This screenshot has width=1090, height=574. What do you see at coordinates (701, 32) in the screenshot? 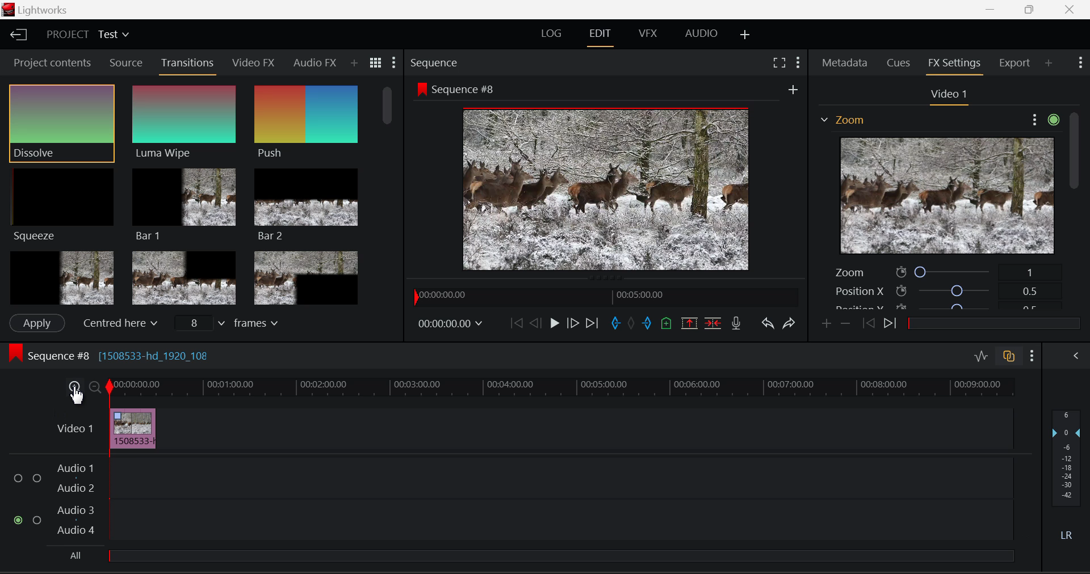
I see `AUDIO Layout` at bounding box center [701, 32].